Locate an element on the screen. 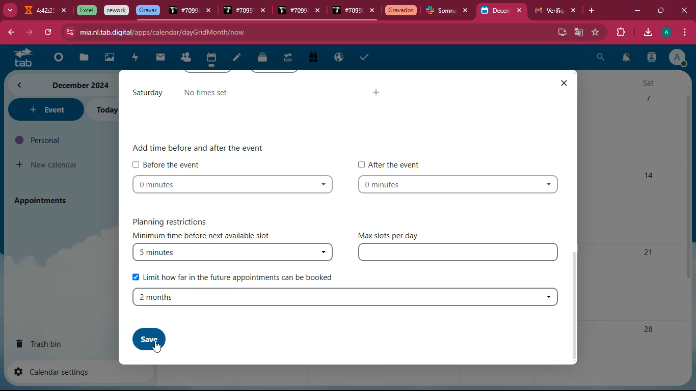 The image size is (696, 391). 2 months is located at coordinates (344, 297).